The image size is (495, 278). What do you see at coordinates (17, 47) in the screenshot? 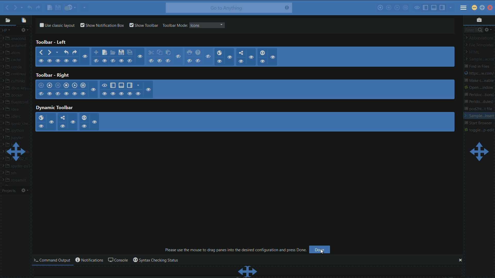
I see `.arduinoll` at bounding box center [17, 47].